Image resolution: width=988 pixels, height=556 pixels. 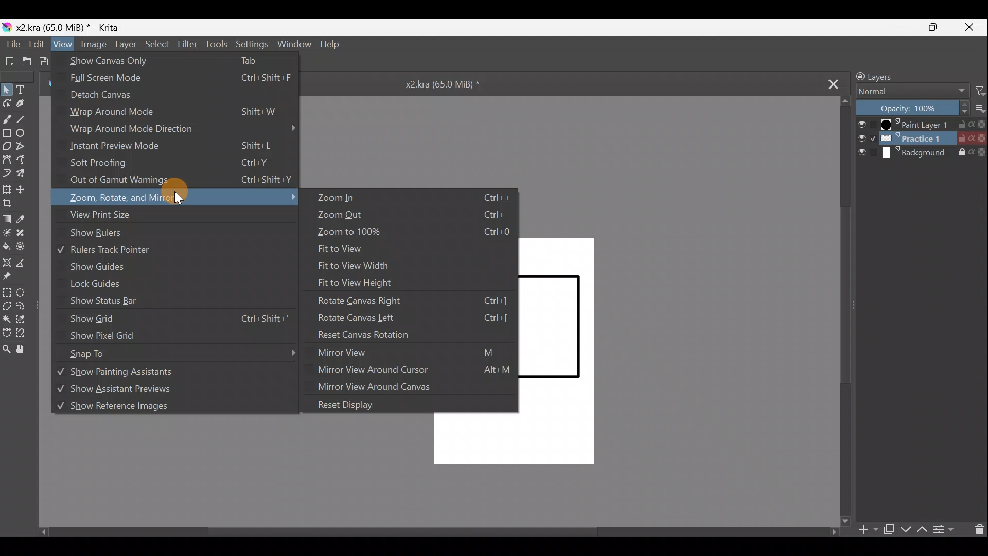 What do you see at coordinates (385, 387) in the screenshot?
I see `Mirror view around canvas` at bounding box center [385, 387].